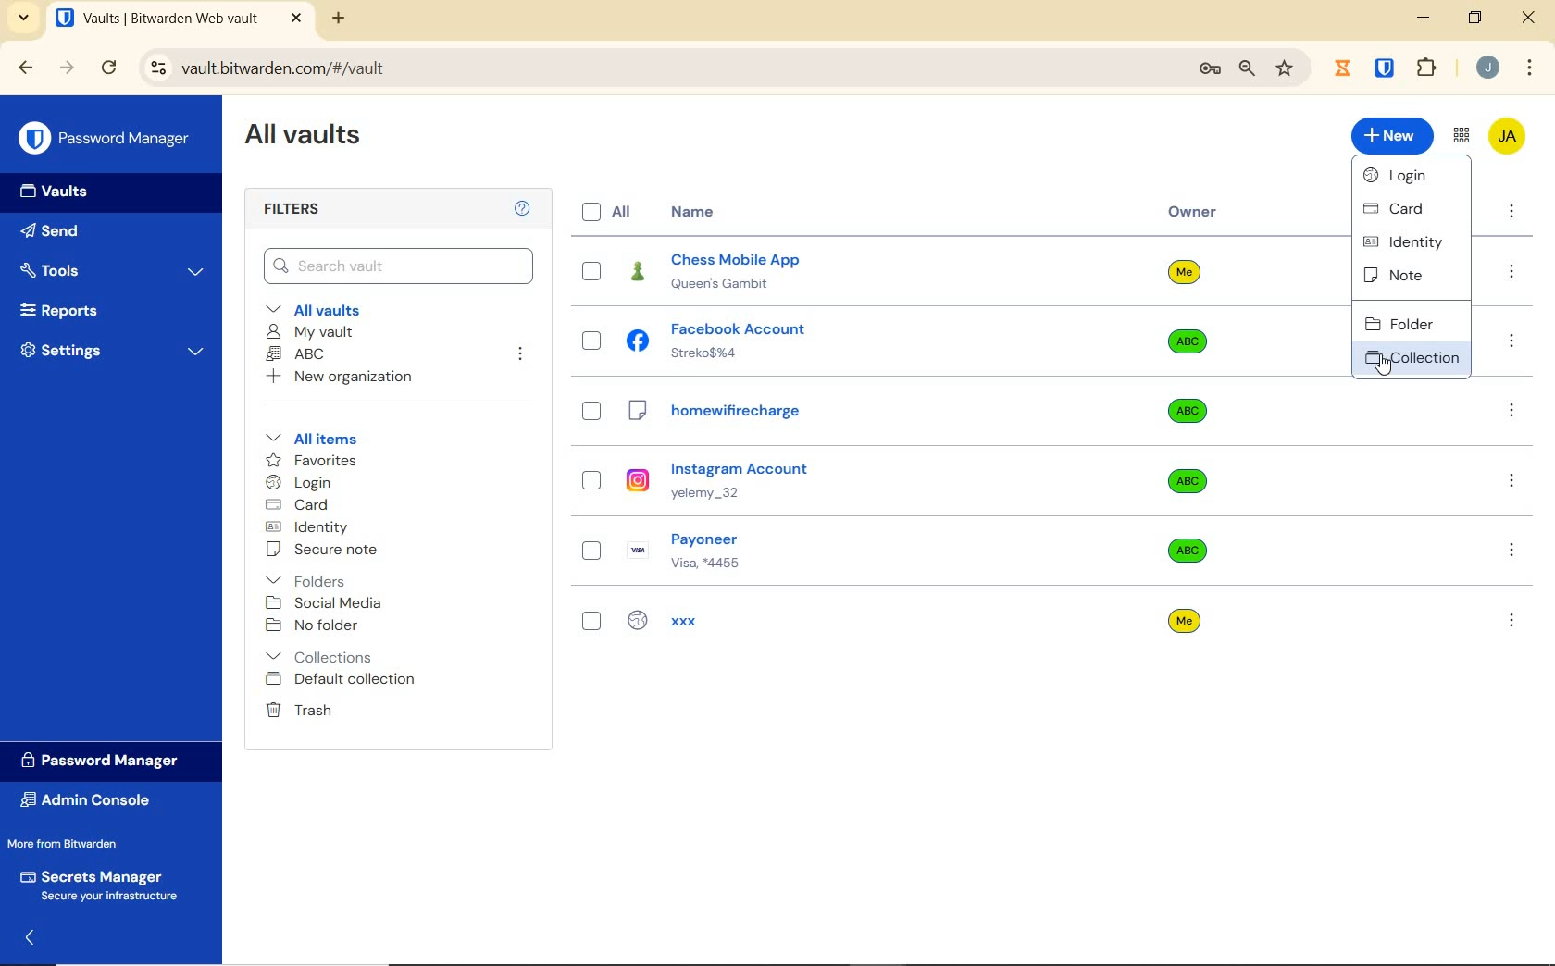  Describe the element at coordinates (1513, 342) in the screenshot. I see `more options` at that location.